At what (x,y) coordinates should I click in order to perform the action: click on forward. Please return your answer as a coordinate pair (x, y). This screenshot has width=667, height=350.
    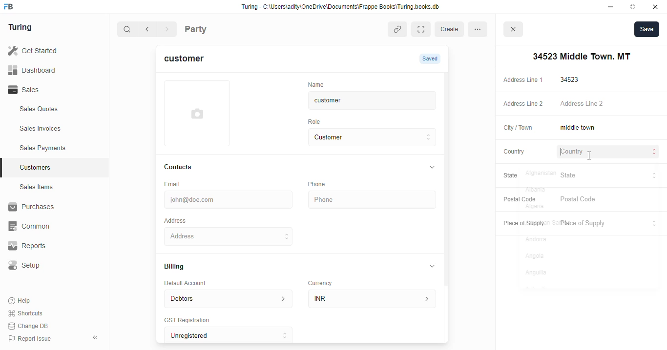
    Looking at the image, I should click on (168, 30).